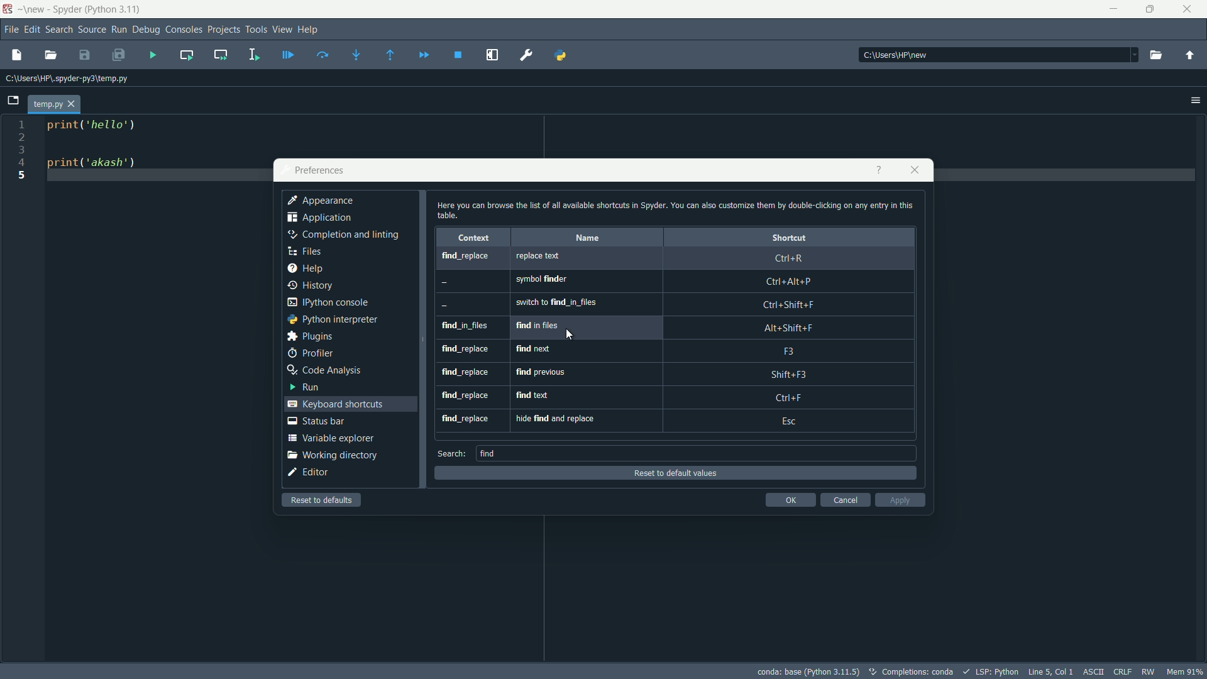 Image resolution: width=1207 pixels, height=679 pixels. Describe the element at coordinates (99, 167) in the screenshot. I see `print('akash')` at that location.